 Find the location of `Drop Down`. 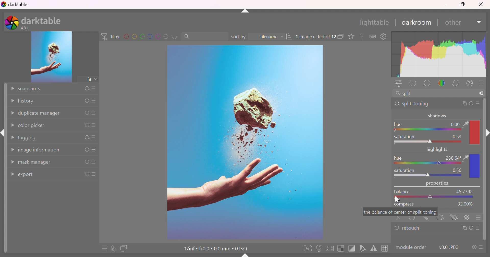

Drop Down is located at coordinates (11, 162).